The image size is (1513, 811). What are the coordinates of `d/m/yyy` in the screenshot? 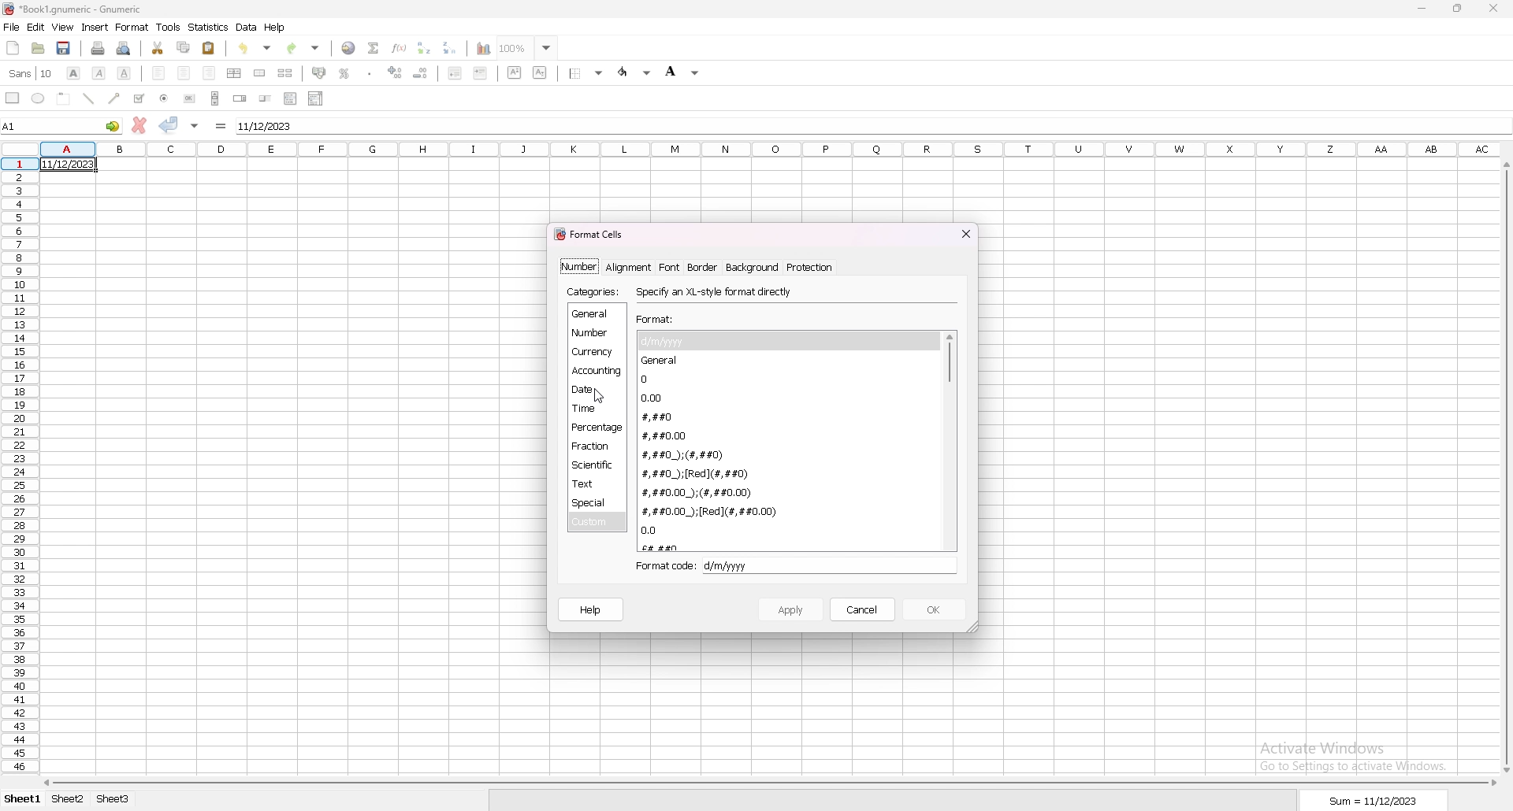 It's located at (673, 342).